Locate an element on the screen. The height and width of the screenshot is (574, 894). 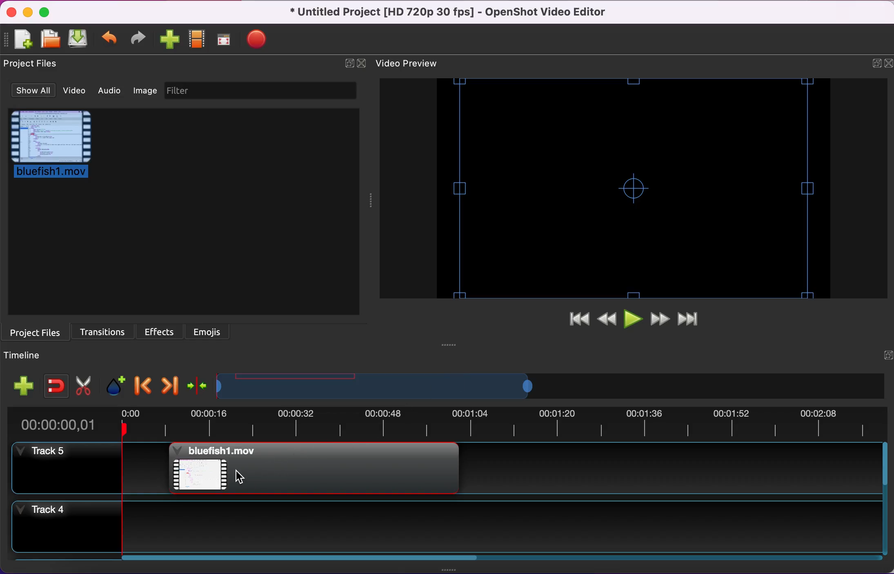
project files is located at coordinates (34, 64).